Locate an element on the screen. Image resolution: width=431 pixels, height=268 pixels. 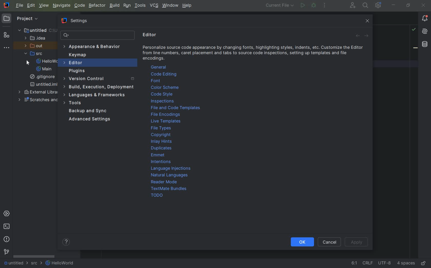
VIEW is located at coordinates (44, 6).